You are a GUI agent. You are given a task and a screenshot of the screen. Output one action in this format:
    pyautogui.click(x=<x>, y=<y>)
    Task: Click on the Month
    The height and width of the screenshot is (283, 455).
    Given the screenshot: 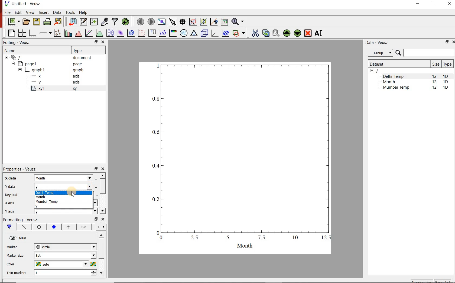 What is the action you would take?
    pyautogui.click(x=393, y=82)
    